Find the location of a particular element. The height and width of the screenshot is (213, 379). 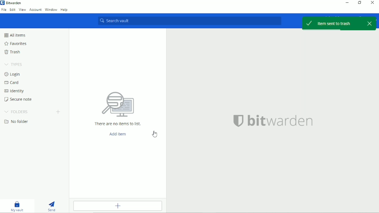

Trash is located at coordinates (14, 53).